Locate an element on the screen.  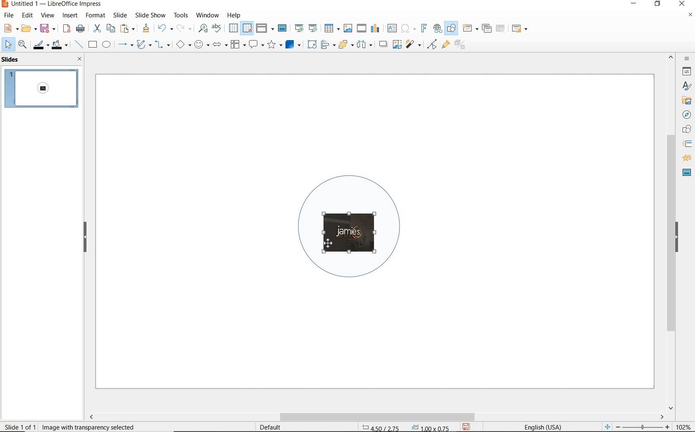
styles is located at coordinates (687, 86).